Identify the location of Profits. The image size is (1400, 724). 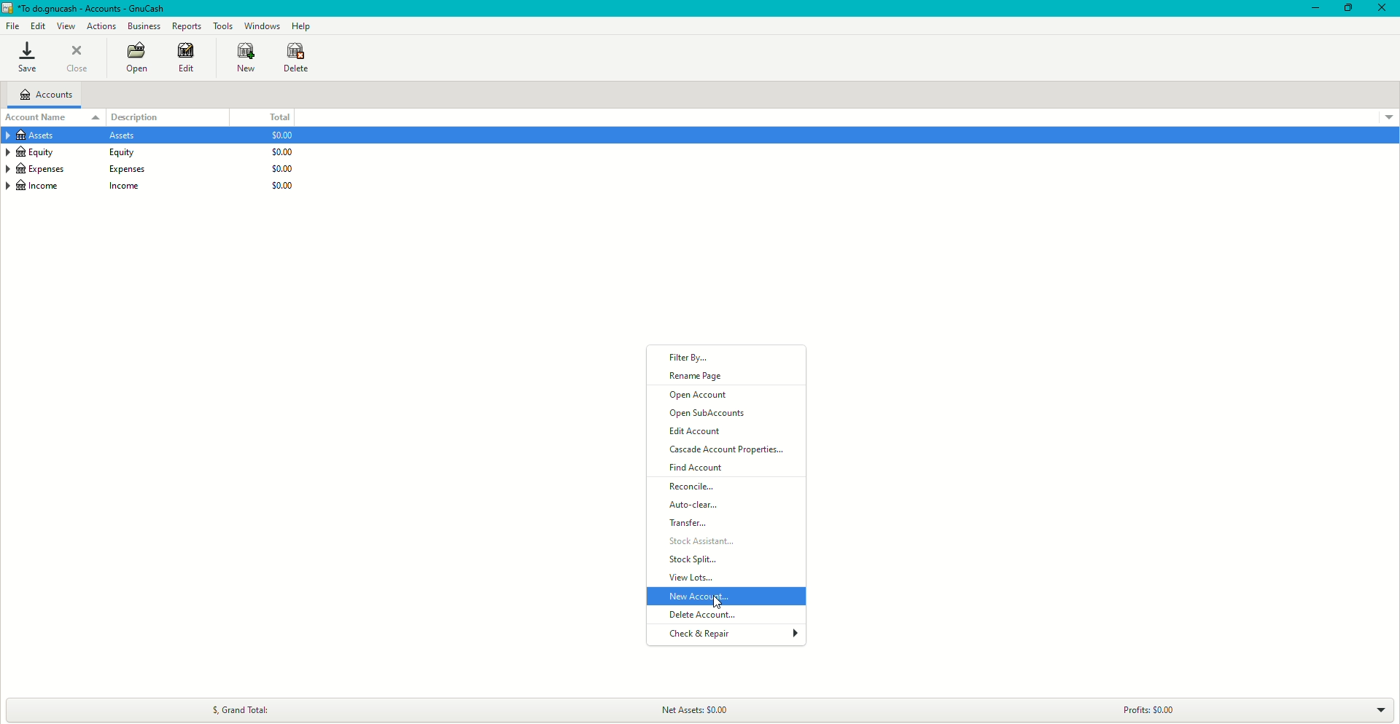
(1146, 709).